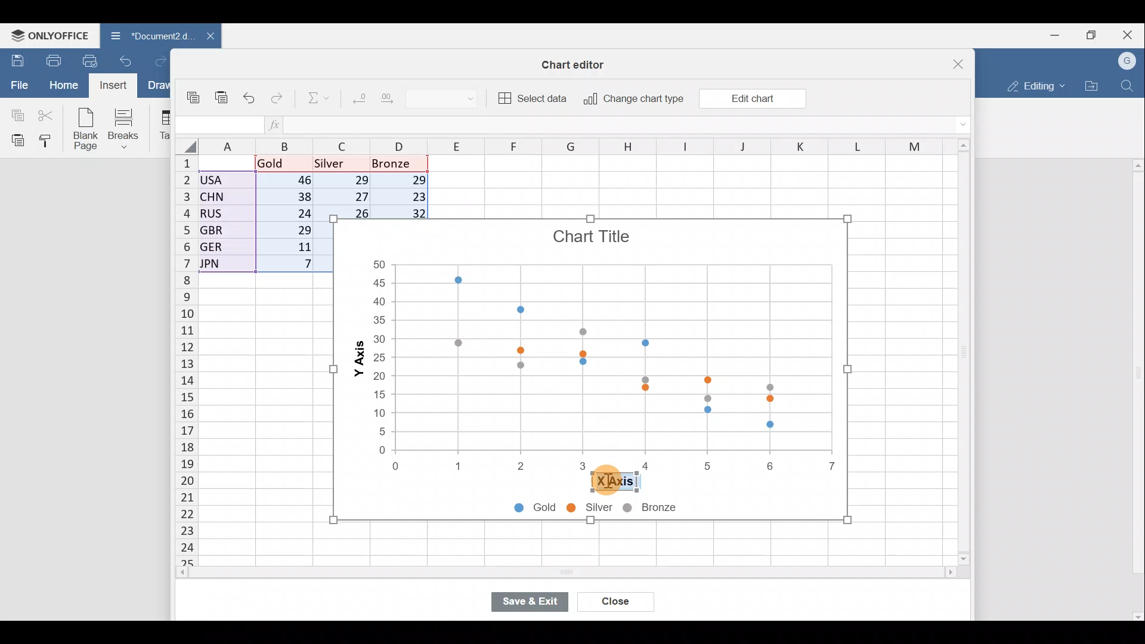  I want to click on Close, so click(951, 60).